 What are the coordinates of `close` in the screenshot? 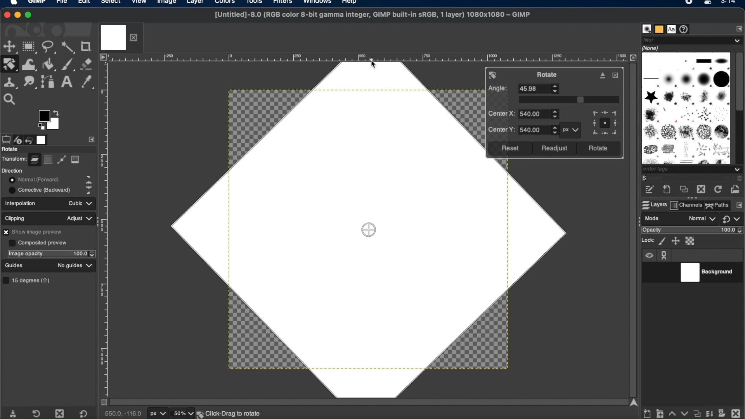 It's located at (615, 75).